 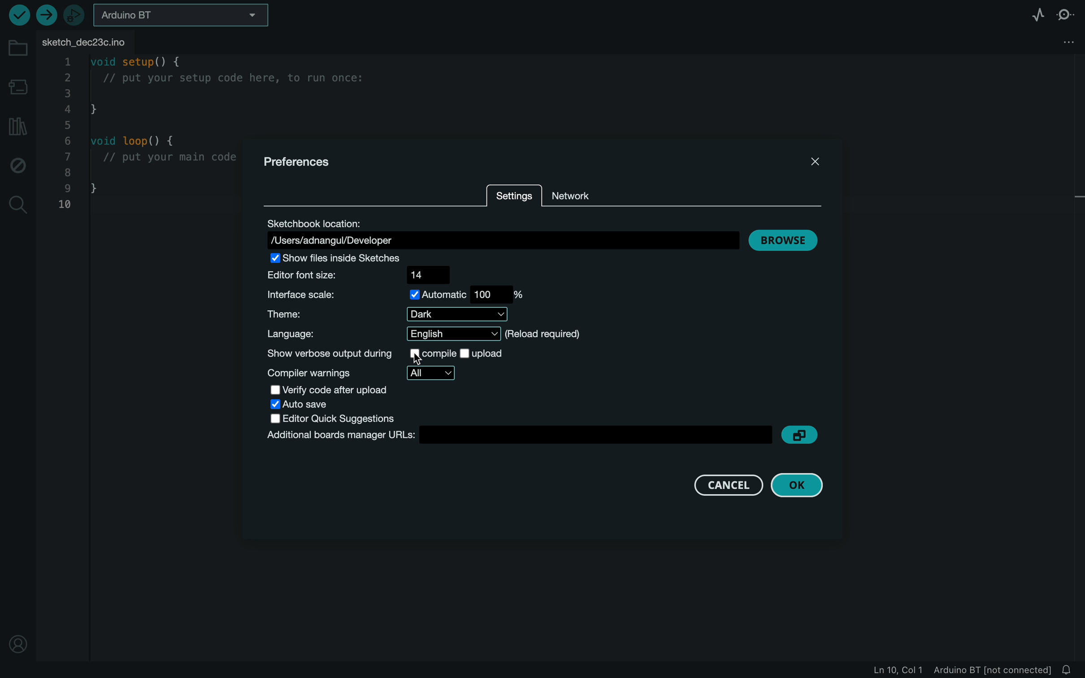 I want to click on browse, so click(x=785, y=238).